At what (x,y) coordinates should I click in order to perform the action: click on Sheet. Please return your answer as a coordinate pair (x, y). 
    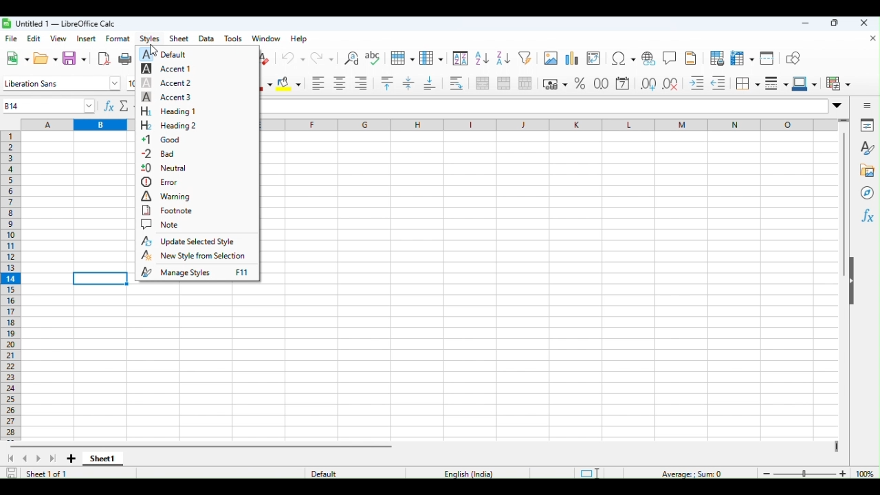
    Looking at the image, I should click on (180, 38).